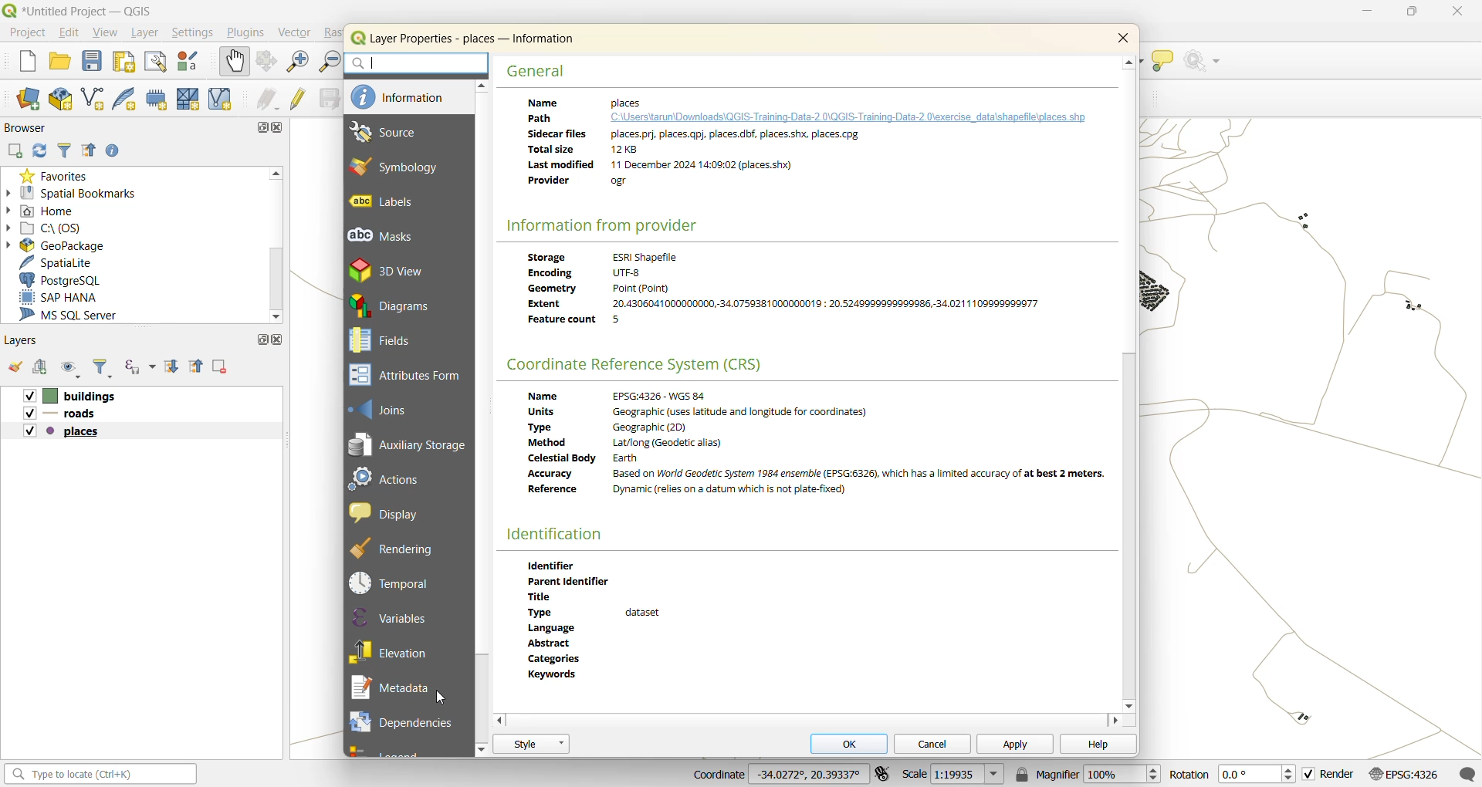 Image resolution: width=1482 pixels, height=787 pixels. What do you see at coordinates (60, 174) in the screenshot?
I see `favorites` at bounding box center [60, 174].